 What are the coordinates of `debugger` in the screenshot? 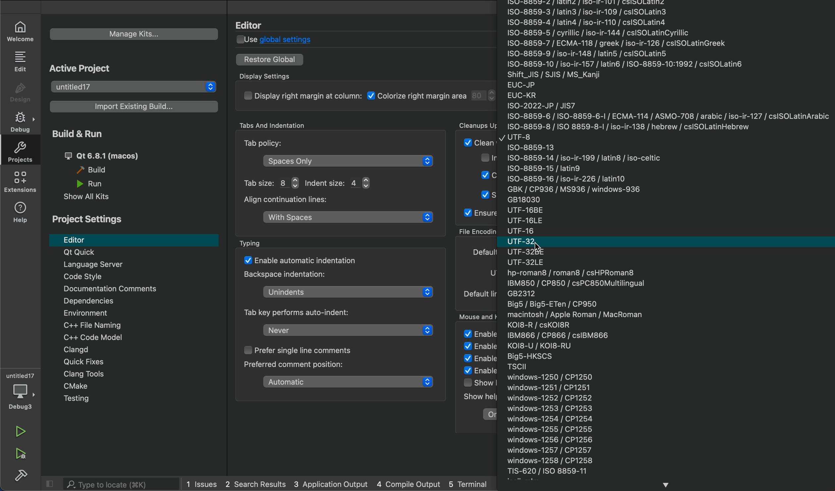 It's located at (21, 392).